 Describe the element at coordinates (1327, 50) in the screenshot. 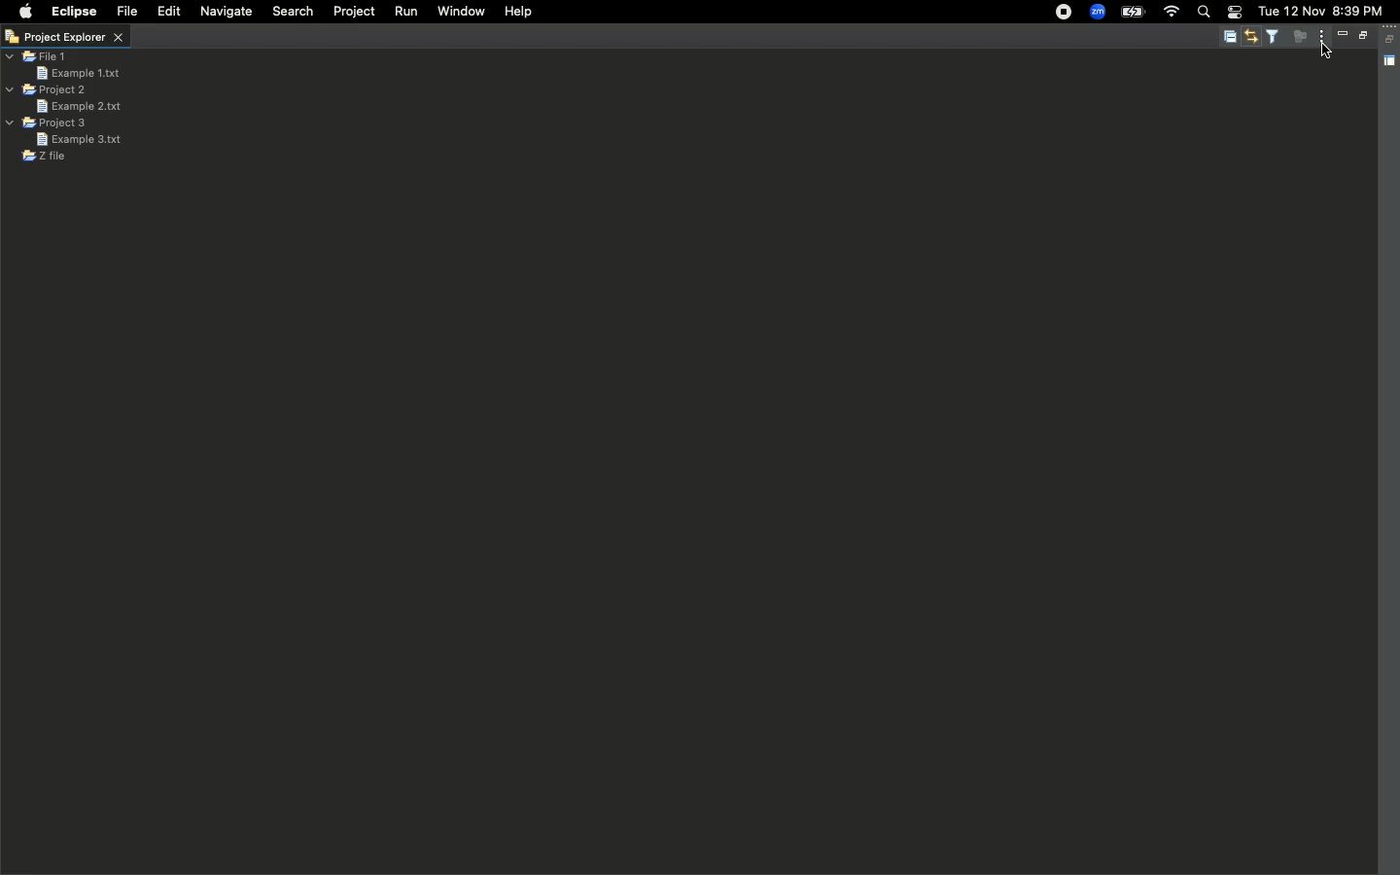

I see `cursor ` at that location.